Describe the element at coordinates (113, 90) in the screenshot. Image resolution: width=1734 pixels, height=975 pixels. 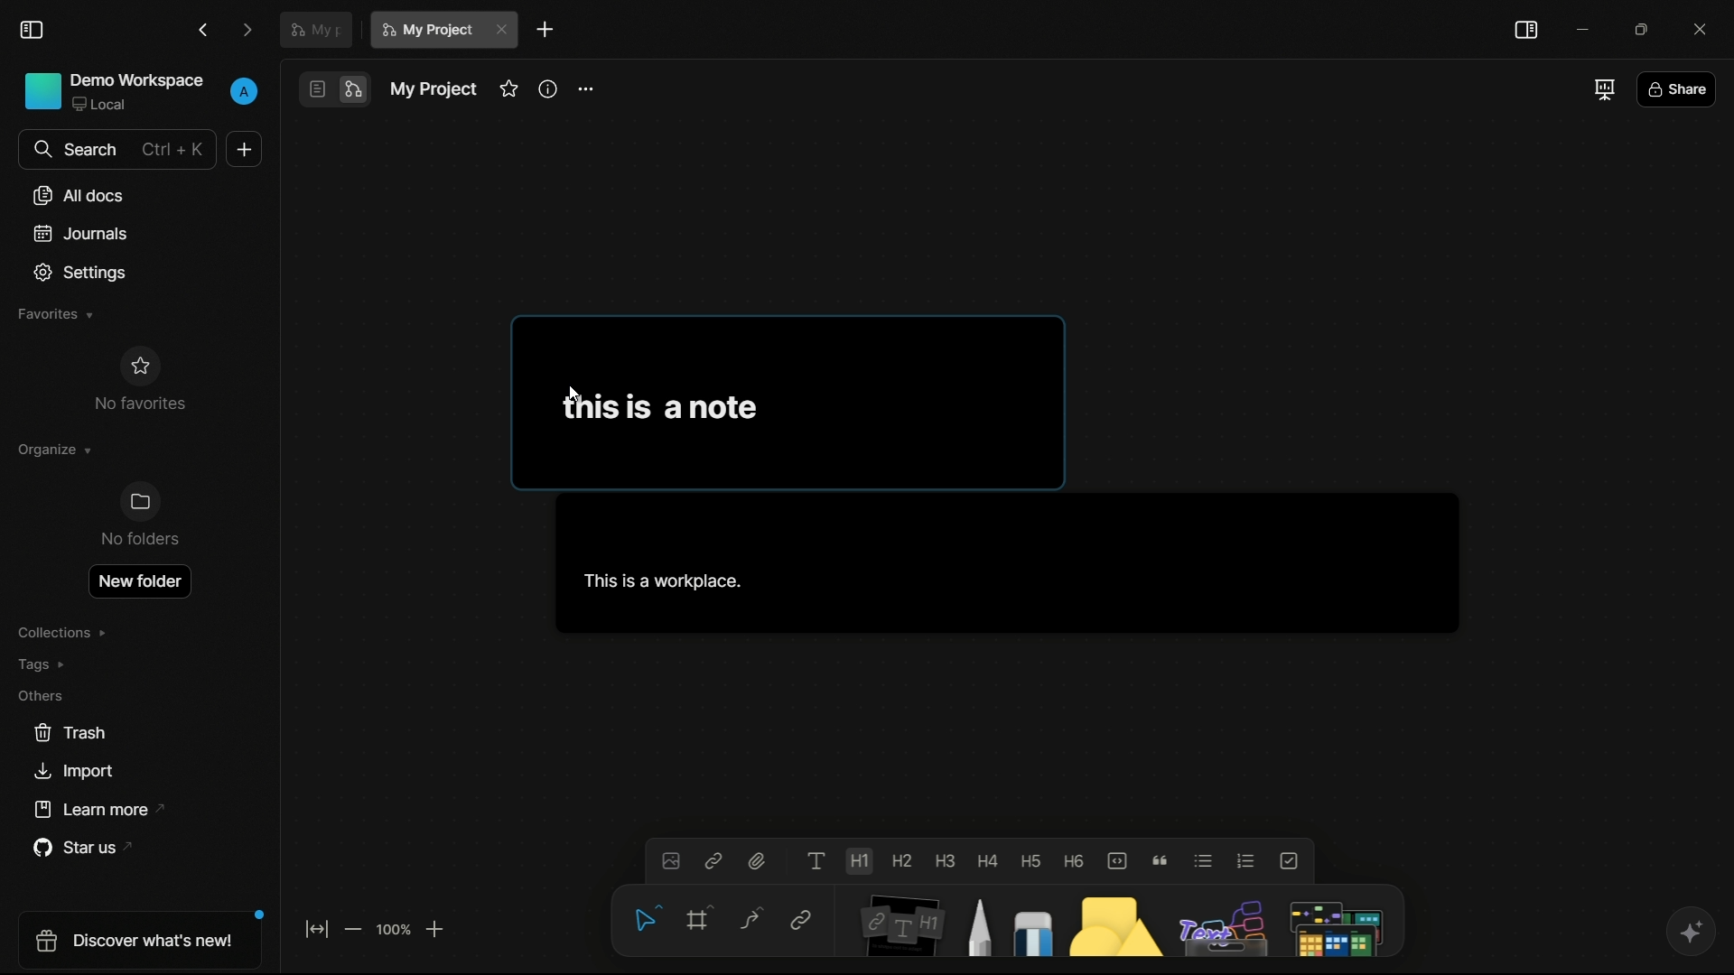
I see `demo workspace` at that location.